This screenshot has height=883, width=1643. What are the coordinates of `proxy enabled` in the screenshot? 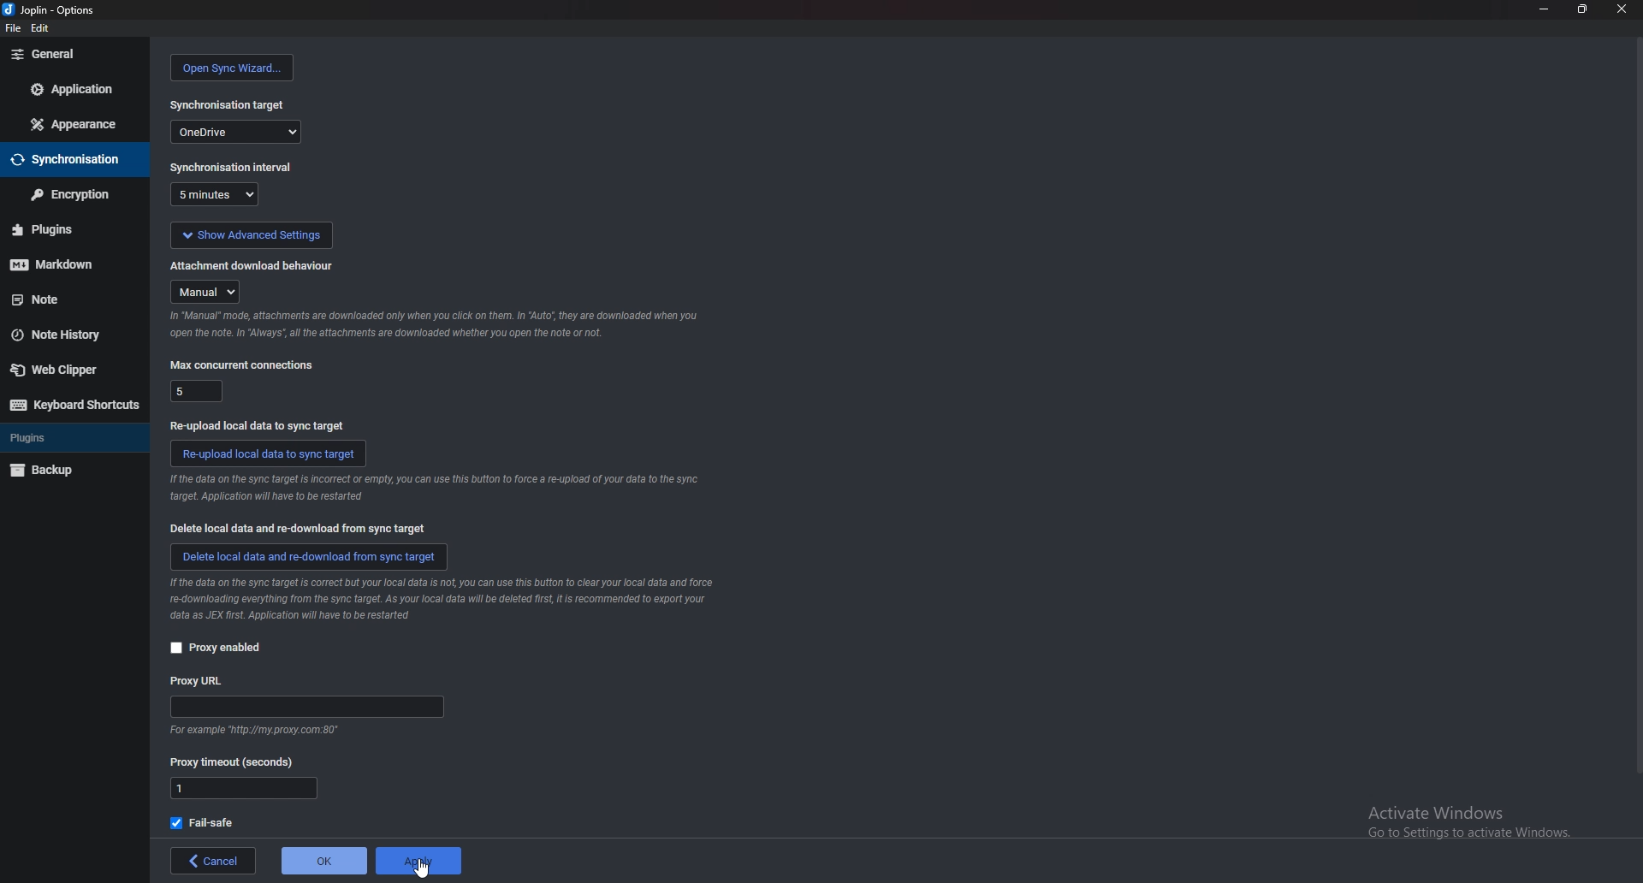 It's located at (223, 648).